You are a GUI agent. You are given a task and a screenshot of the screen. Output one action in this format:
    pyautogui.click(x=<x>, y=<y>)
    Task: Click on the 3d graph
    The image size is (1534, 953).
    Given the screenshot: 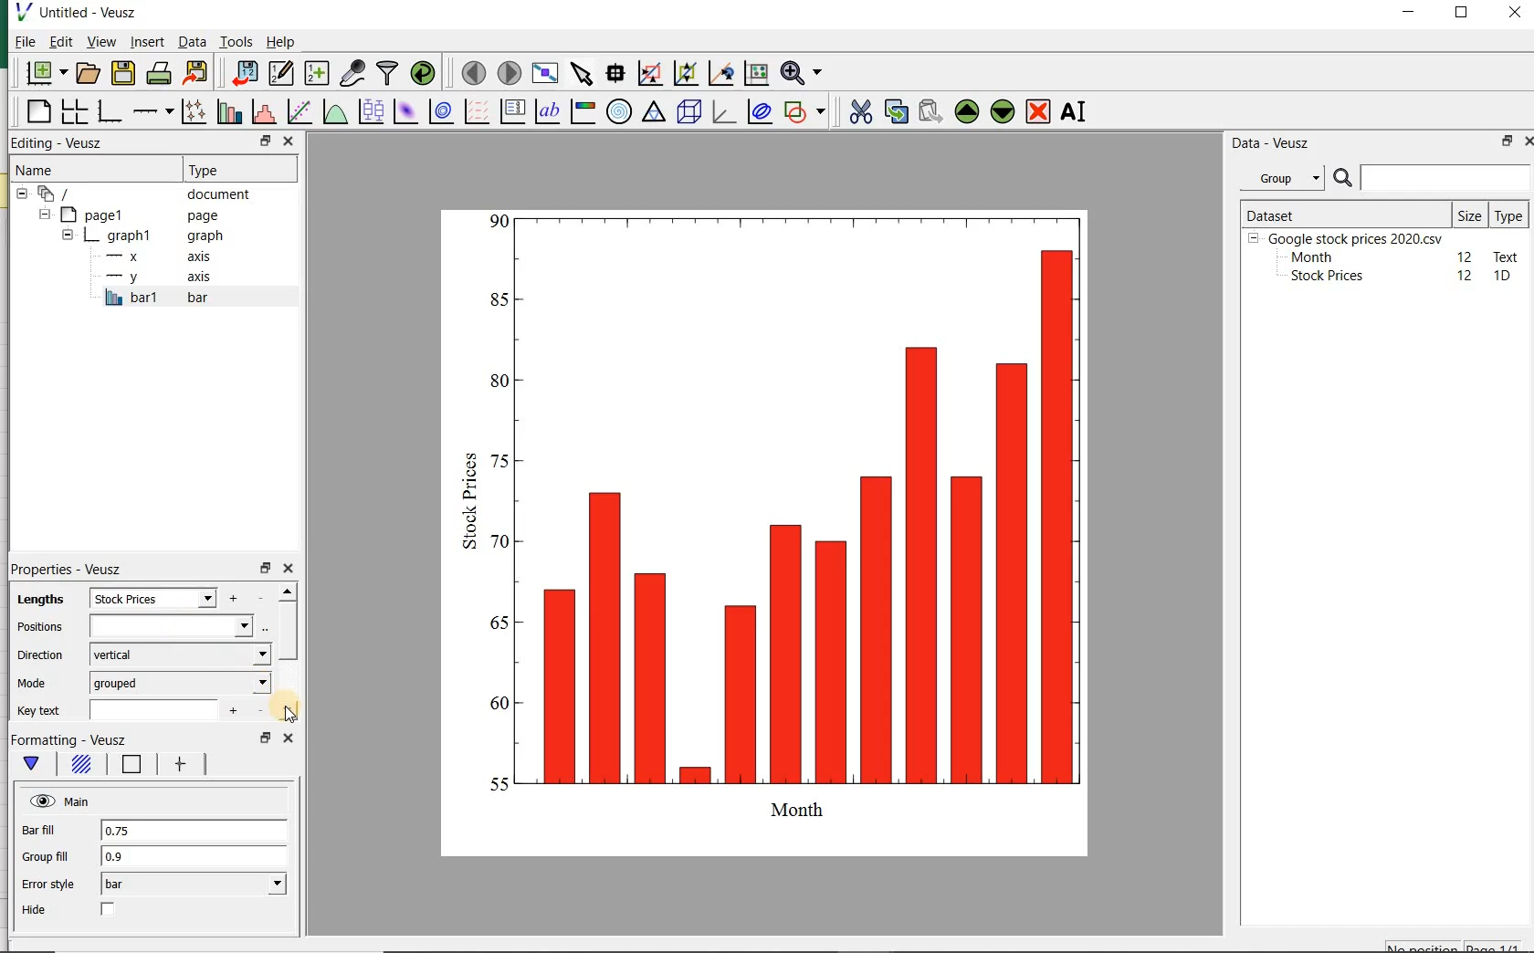 What is the action you would take?
    pyautogui.click(x=723, y=113)
    